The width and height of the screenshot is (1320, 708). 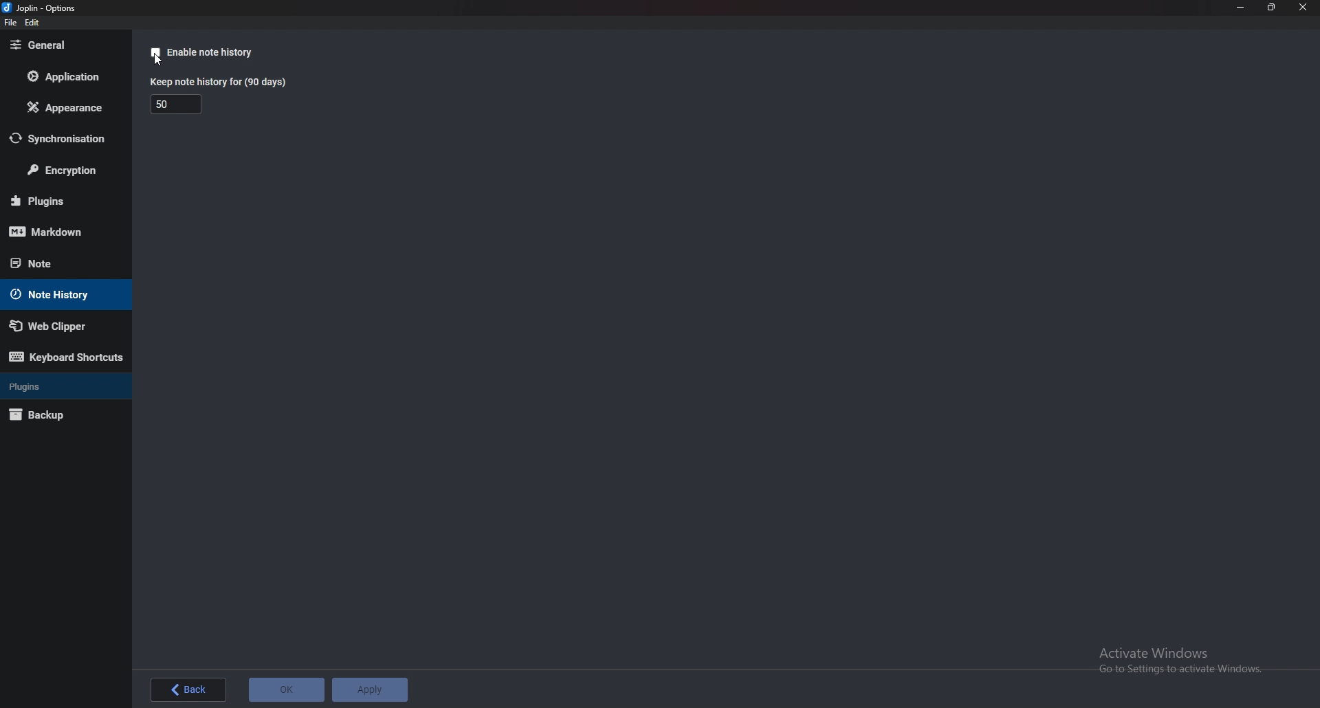 What do you see at coordinates (63, 172) in the screenshot?
I see `Encryption` at bounding box center [63, 172].